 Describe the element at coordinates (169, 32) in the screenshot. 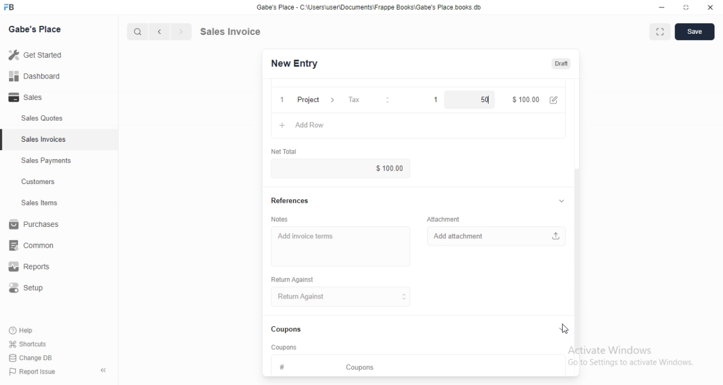

I see `forward/backward` at that location.